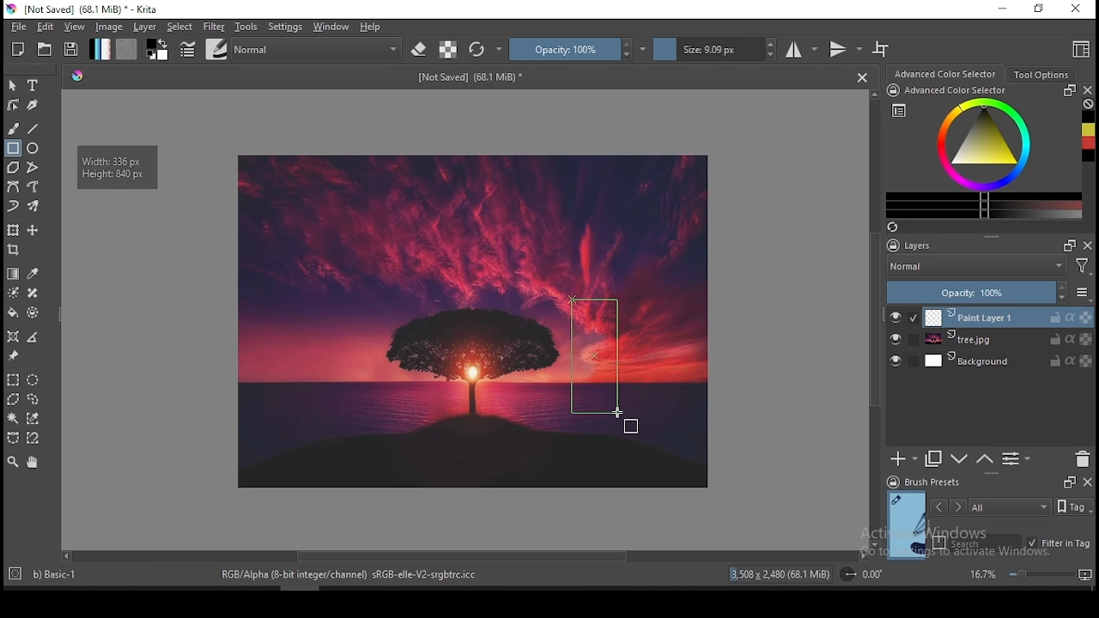  What do you see at coordinates (873, 319) in the screenshot?
I see `Scroll Bar` at bounding box center [873, 319].